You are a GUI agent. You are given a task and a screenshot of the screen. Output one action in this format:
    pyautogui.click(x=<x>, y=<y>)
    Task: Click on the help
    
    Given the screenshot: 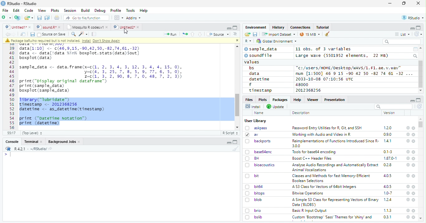 What is the action you would take?
    pyautogui.click(x=408, y=152)
    